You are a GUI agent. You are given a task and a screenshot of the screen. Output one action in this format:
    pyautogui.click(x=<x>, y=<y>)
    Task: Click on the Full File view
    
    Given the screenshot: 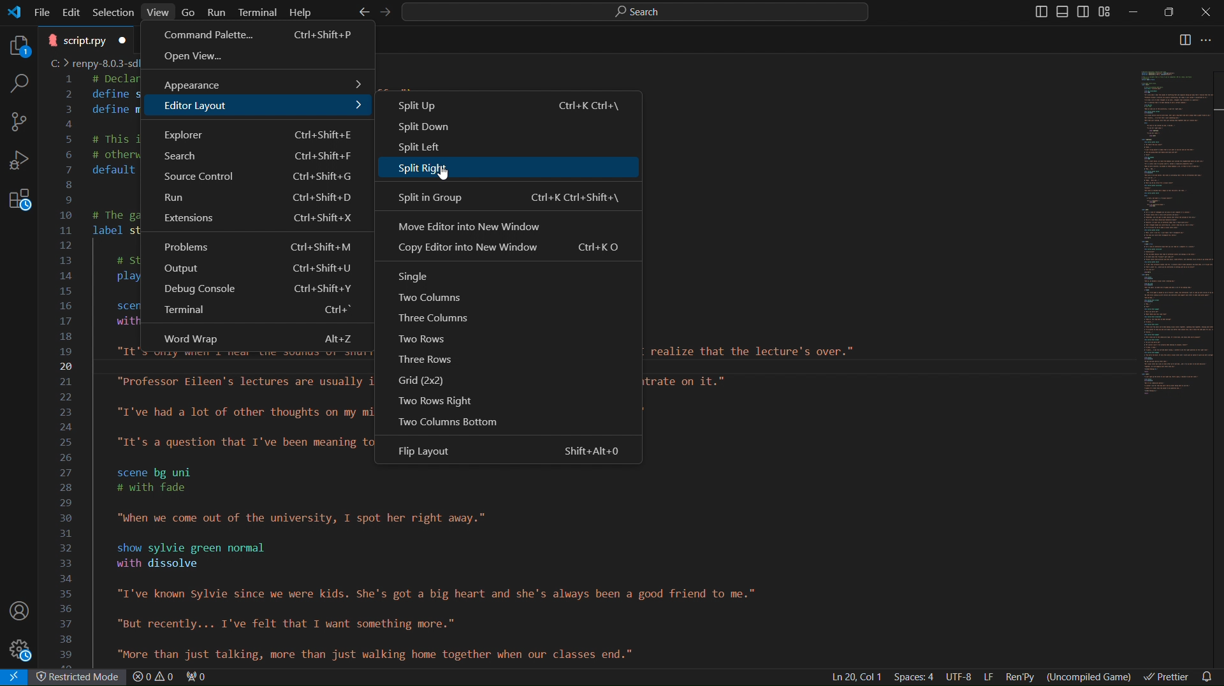 What is the action you would take?
    pyautogui.click(x=1167, y=232)
    